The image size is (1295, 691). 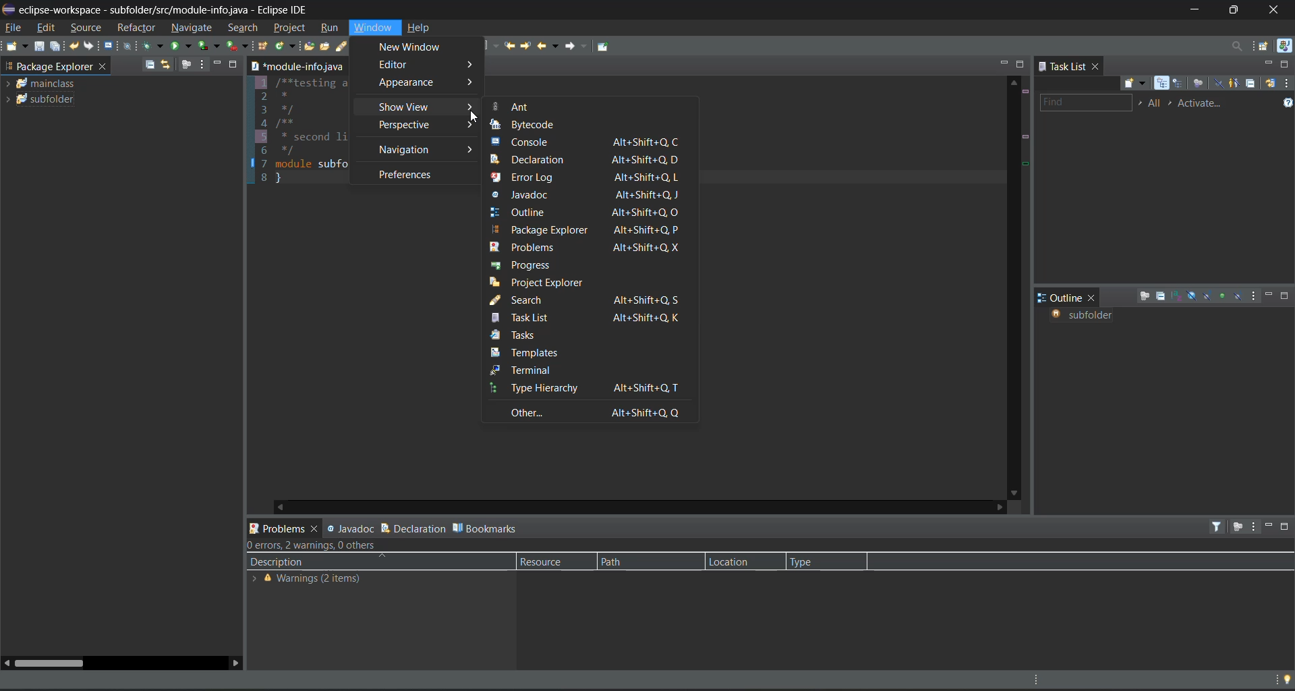 I want to click on close, so click(x=105, y=67).